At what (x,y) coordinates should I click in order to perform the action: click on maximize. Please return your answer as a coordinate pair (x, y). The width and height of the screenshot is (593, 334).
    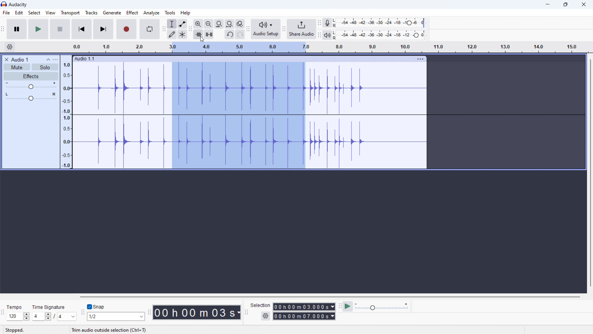
    Looking at the image, I should click on (565, 5).